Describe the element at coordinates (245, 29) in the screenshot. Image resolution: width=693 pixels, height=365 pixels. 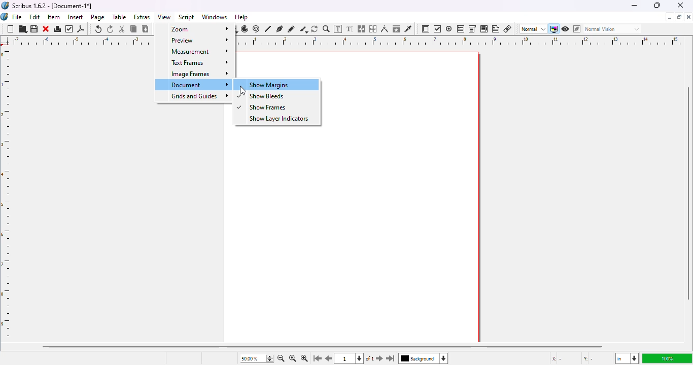
I see `arc` at that location.